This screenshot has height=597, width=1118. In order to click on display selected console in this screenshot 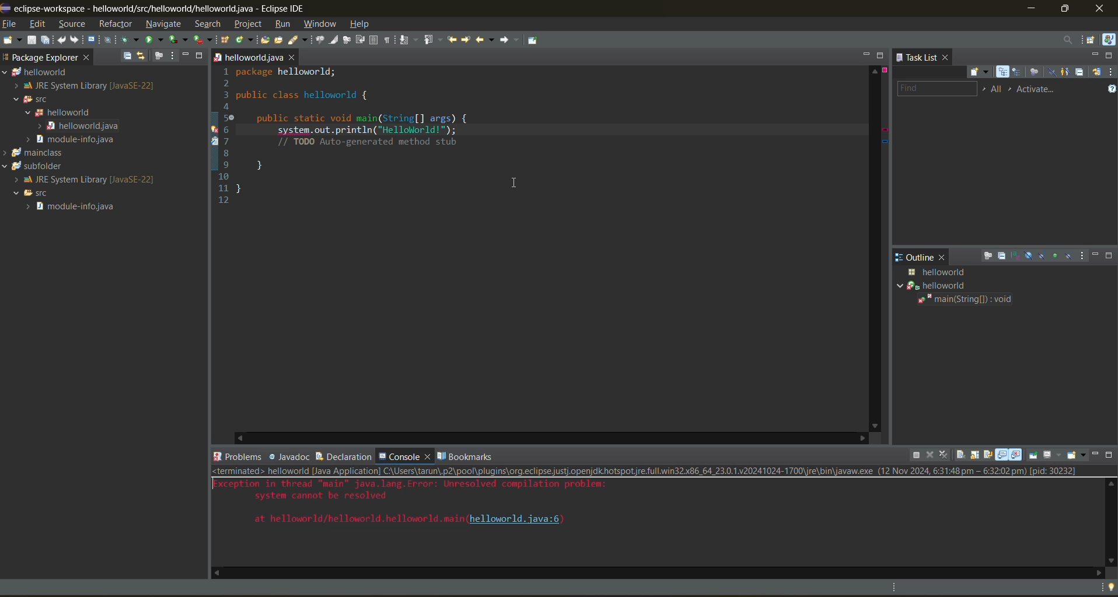, I will do `click(1053, 455)`.